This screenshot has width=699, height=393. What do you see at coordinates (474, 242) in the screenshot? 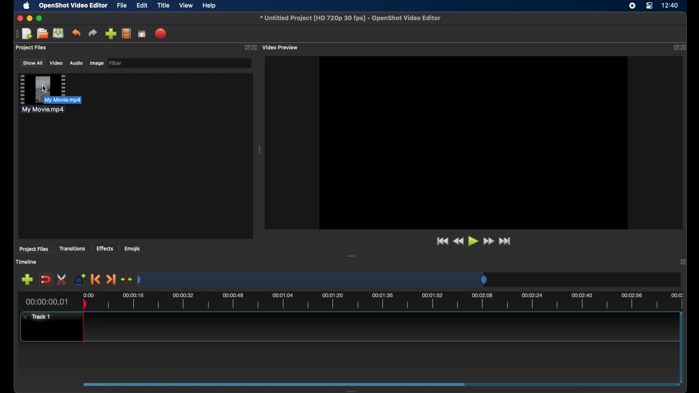
I see `play button` at bounding box center [474, 242].